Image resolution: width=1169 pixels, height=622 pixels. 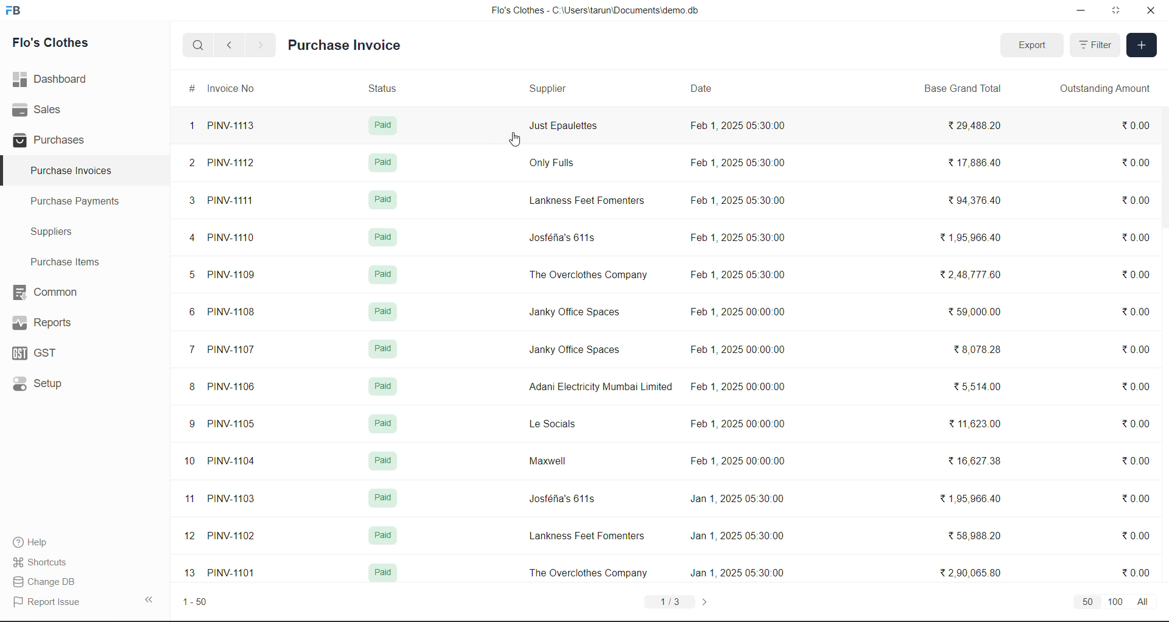 What do you see at coordinates (1132, 162) in the screenshot?
I see `₹0.00` at bounding box center [1132, 162].